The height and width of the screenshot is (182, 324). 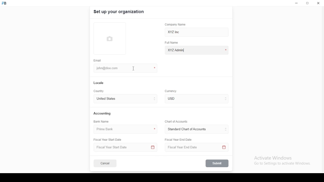 What do you see at coordinates (171, 91) in the screenshot?
I see `Currency` at bounding box center [171, 91].